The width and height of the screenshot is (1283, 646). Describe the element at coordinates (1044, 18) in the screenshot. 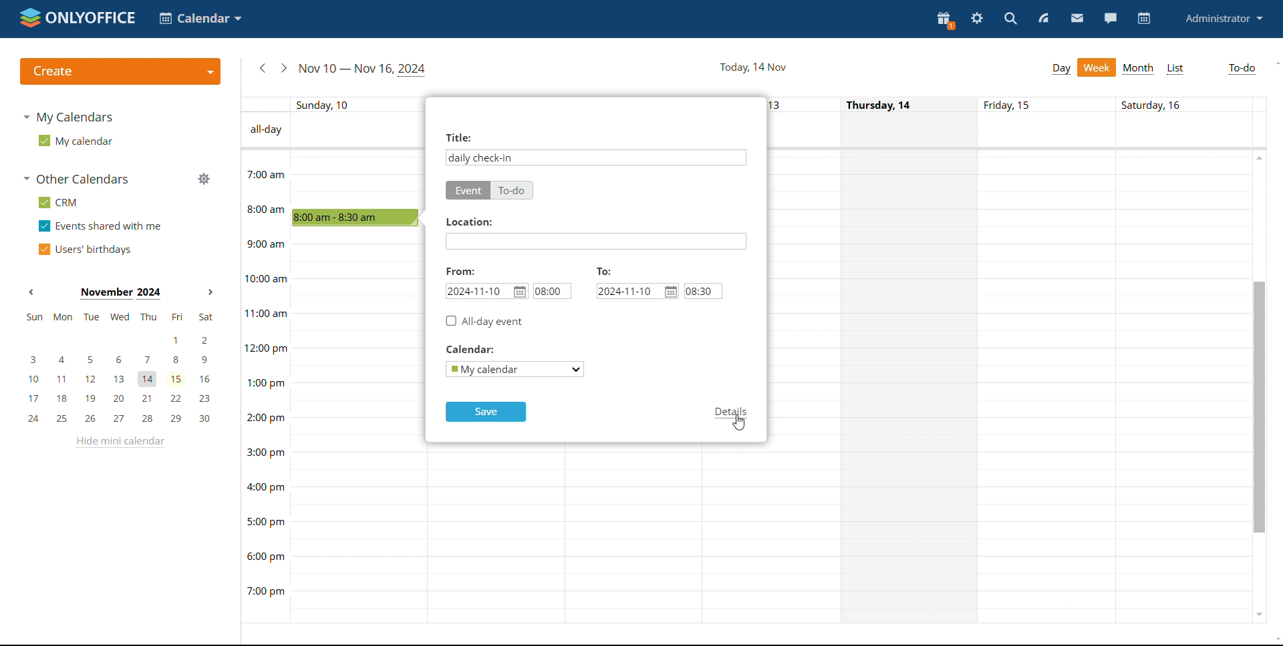

I see `feed` at that location.